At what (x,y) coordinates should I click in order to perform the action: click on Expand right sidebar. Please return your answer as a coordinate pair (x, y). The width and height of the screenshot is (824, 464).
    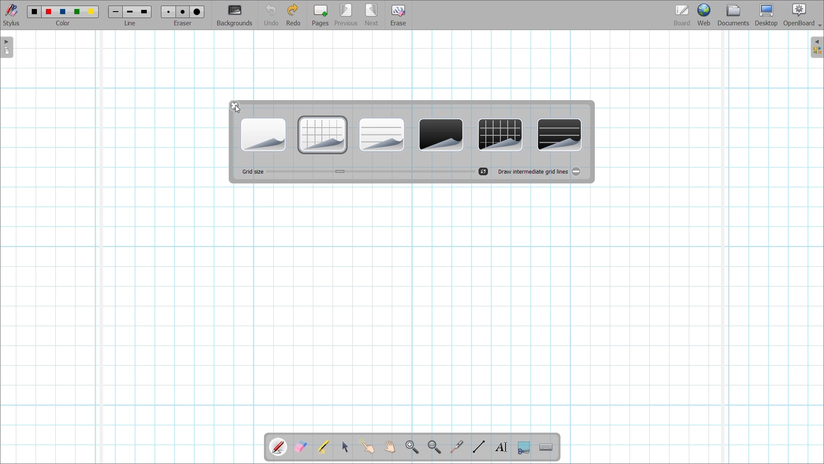
    Looking at the image, I should click on (817, 47).